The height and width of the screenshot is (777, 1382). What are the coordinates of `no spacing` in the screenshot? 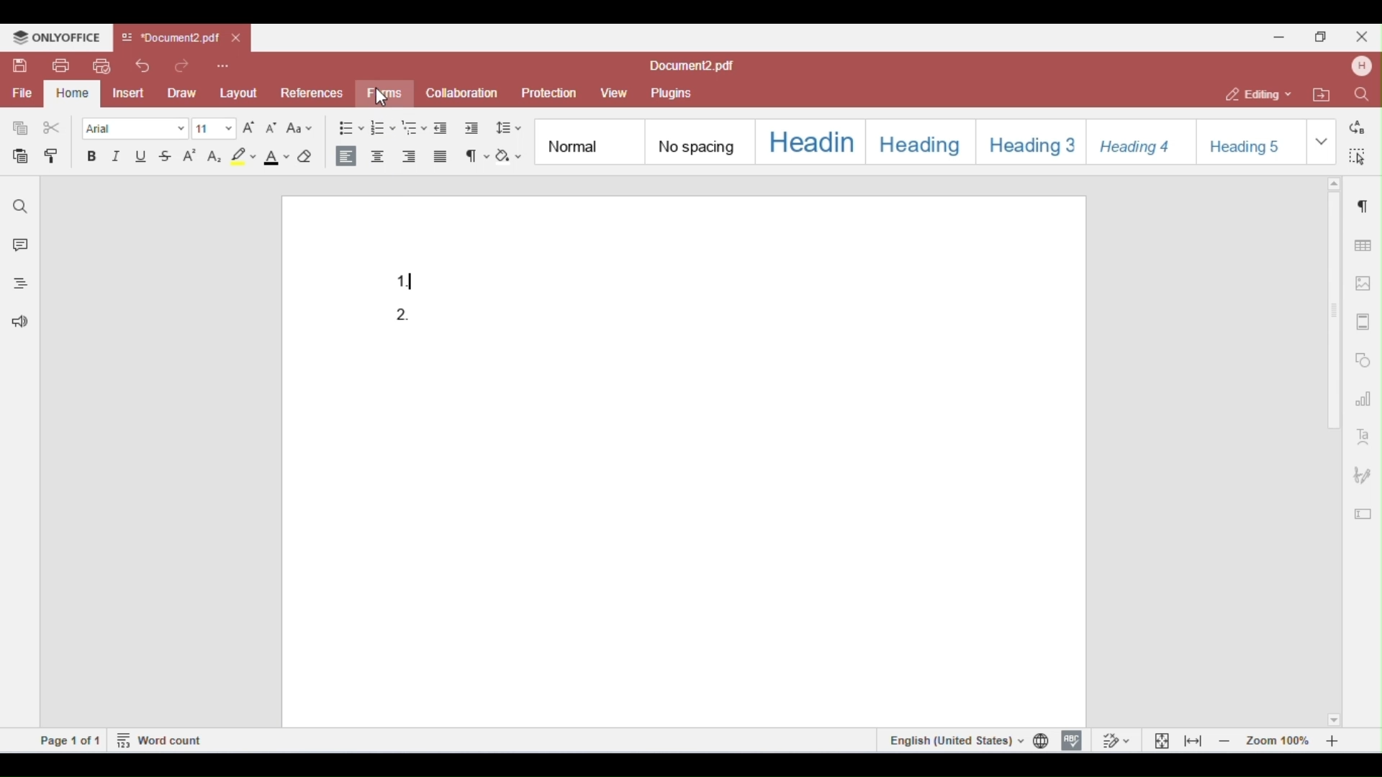 It's located at (697, 140).